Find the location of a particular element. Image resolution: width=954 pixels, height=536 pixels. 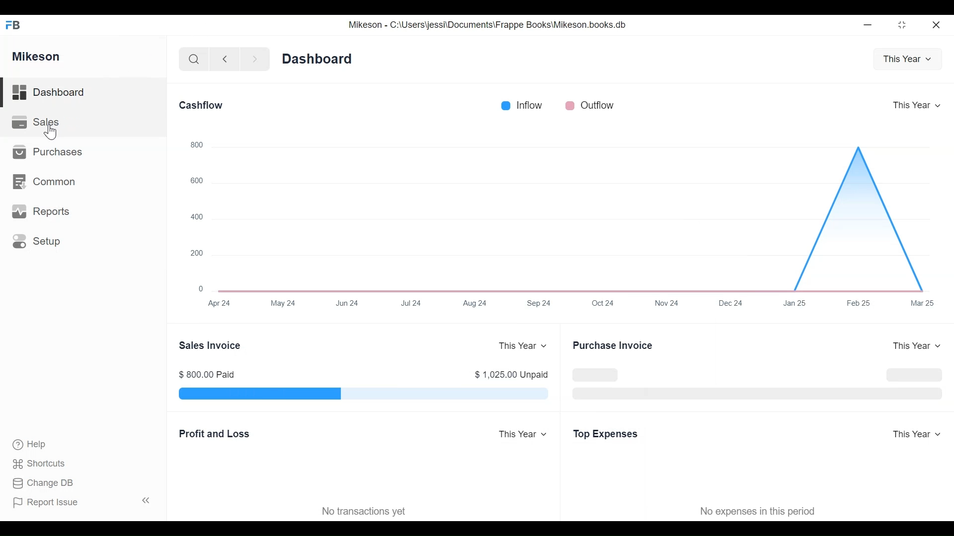

Profit and Loss is located at coordinates (213, 433).